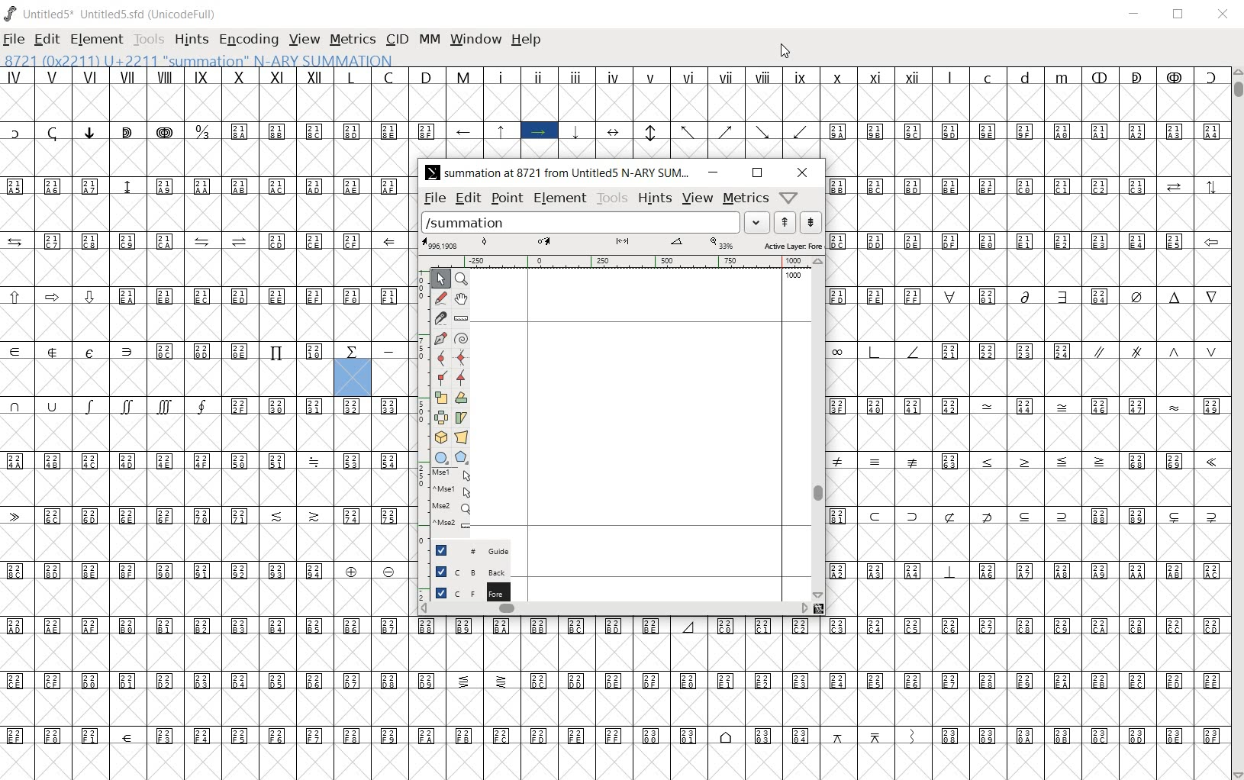 The width and height of the screenshot is (1244, 780). What do you see at coordinates (439, 317) in the screenshot?
I see `cut splines in two` at bounding box center [439, 317].